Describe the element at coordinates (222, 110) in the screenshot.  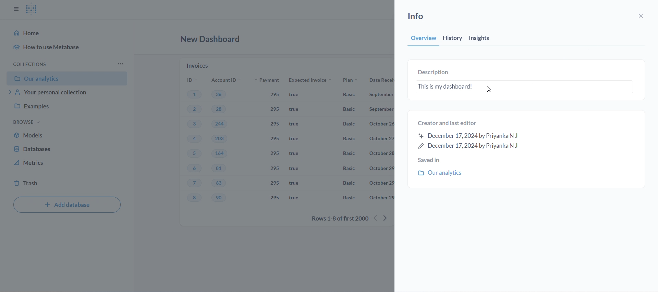
I see `28` at that location.